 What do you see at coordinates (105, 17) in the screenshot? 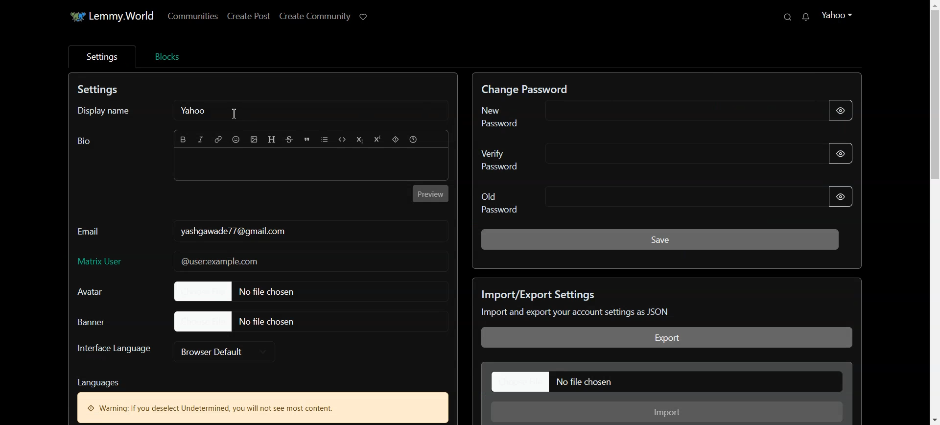
I see `Lemmy. World` at bounding box center [105, 17].